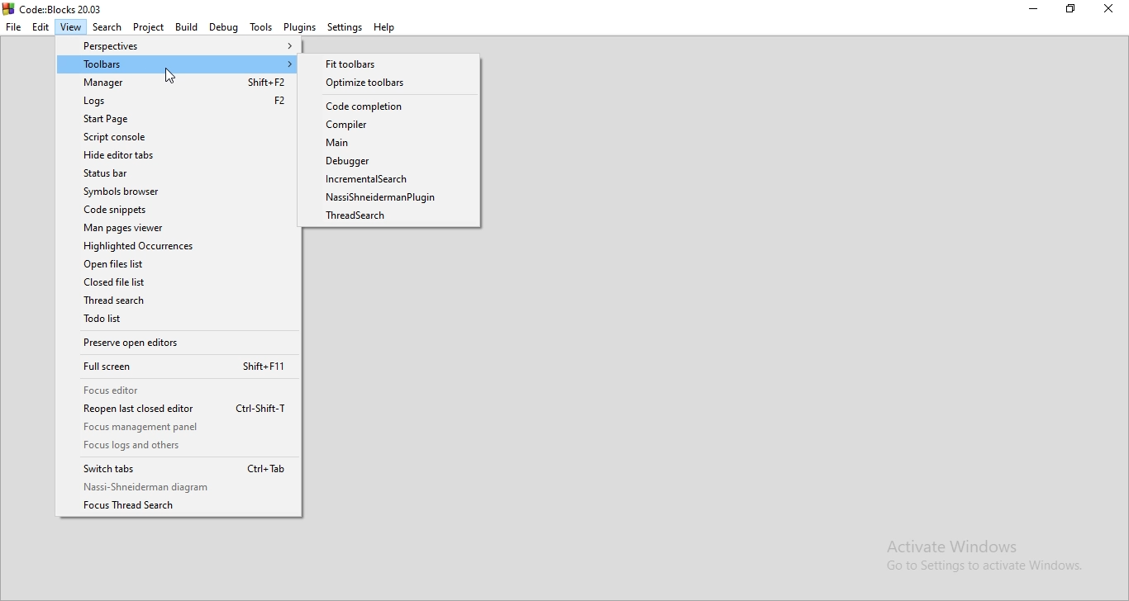 Image resolution: width=1129 pixels, height=601 pixels. I want to click on Switch tabs, so click(175, 467).